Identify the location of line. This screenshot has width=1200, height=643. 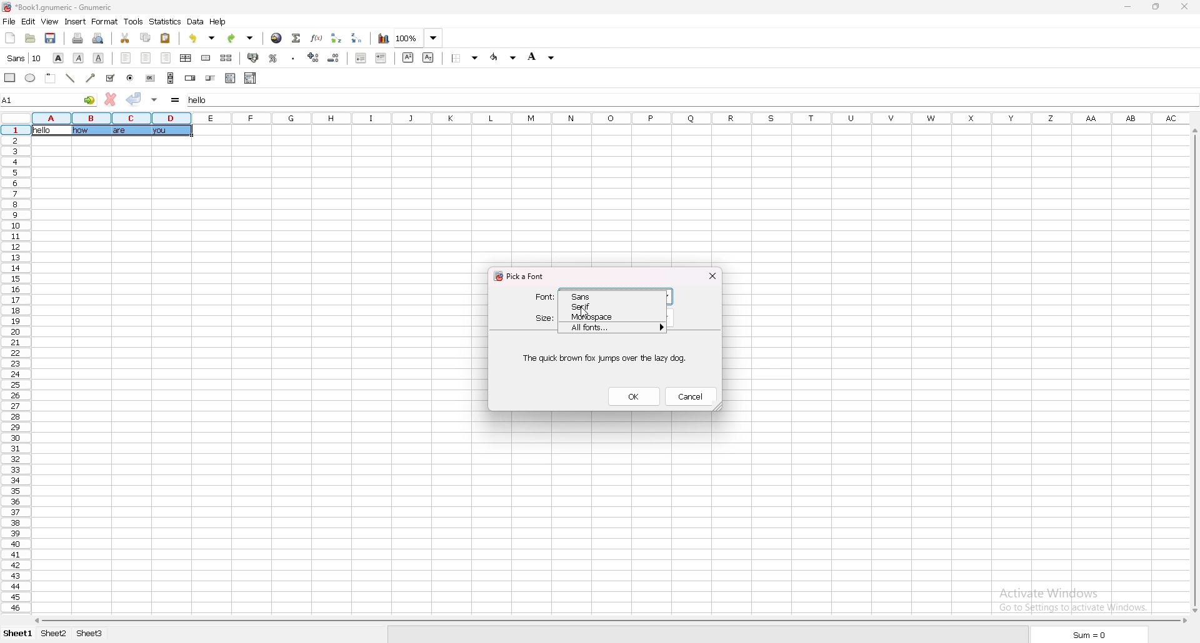
(71, 79).